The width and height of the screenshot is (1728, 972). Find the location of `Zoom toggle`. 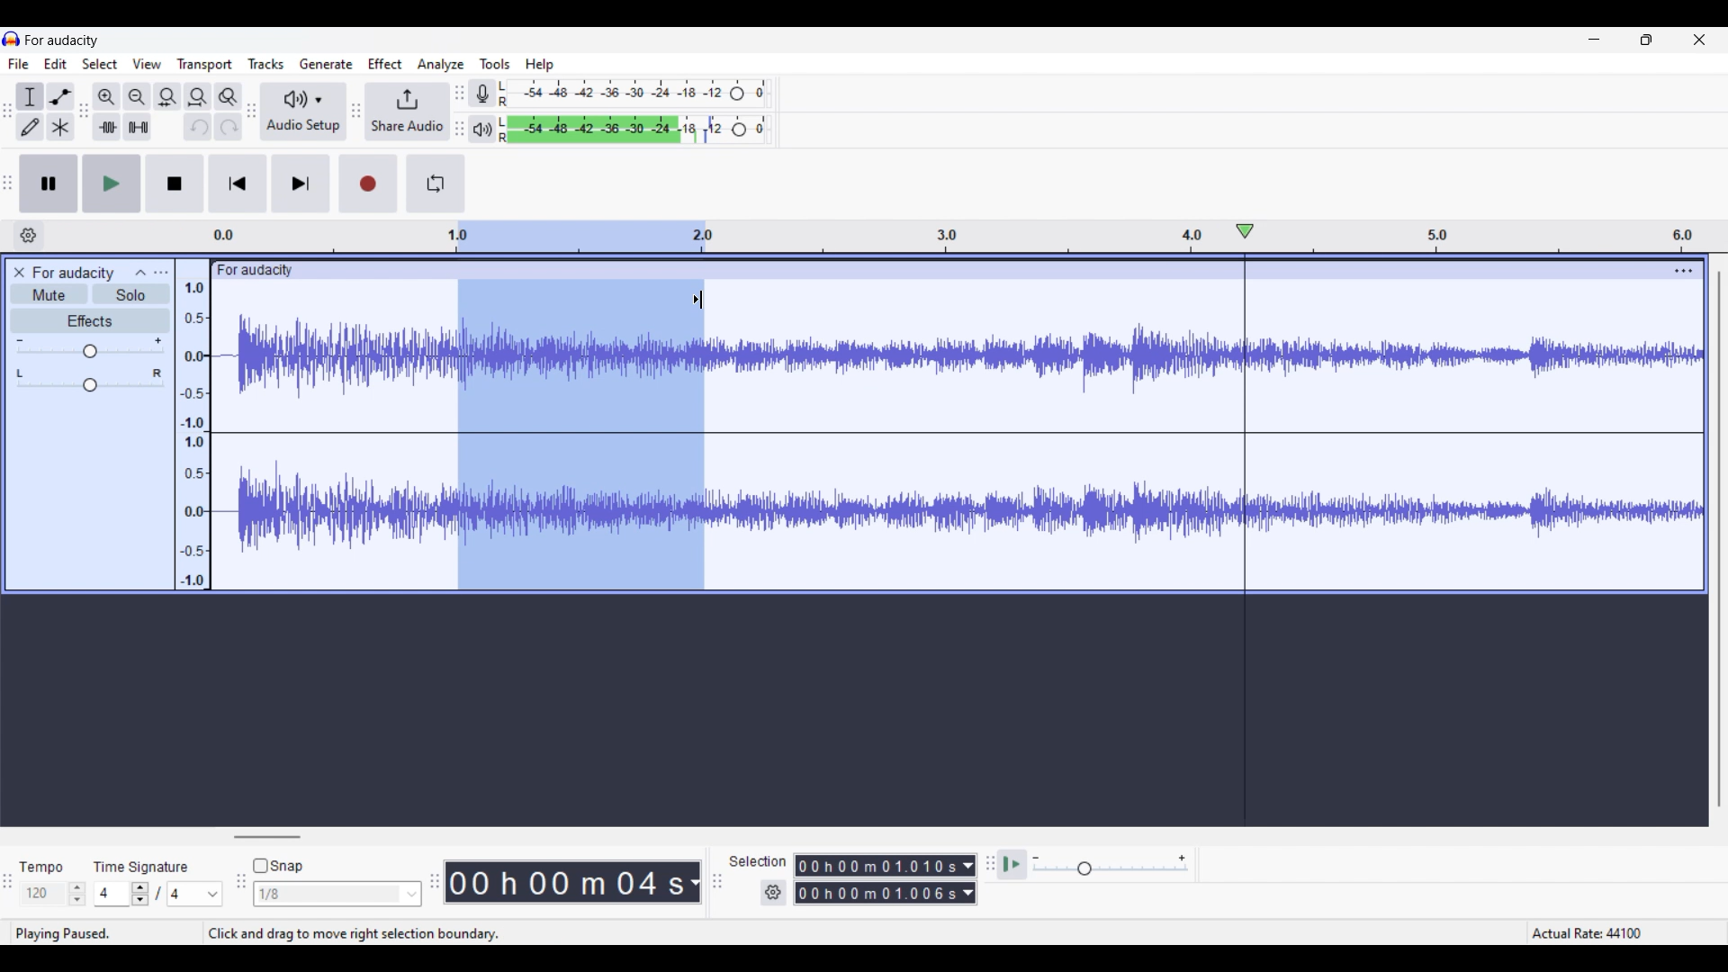

Zoom toggle is located at coordinates (229, 97).